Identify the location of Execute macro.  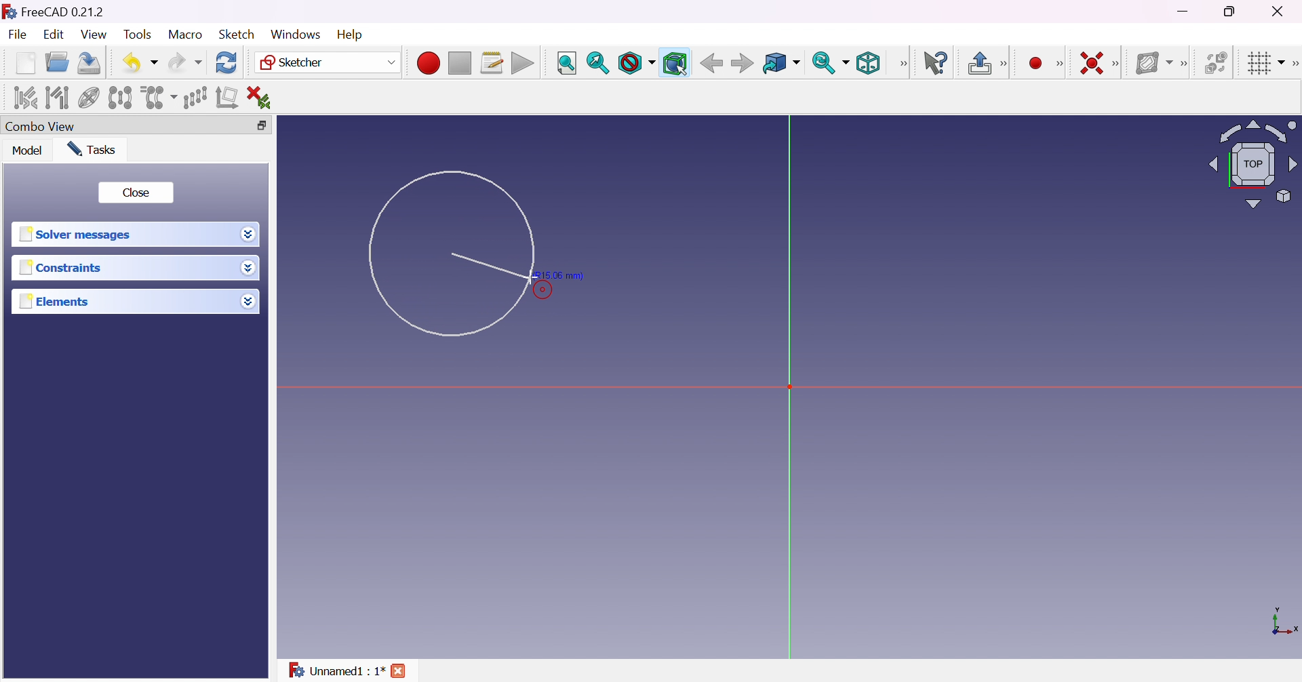
(523, 65).